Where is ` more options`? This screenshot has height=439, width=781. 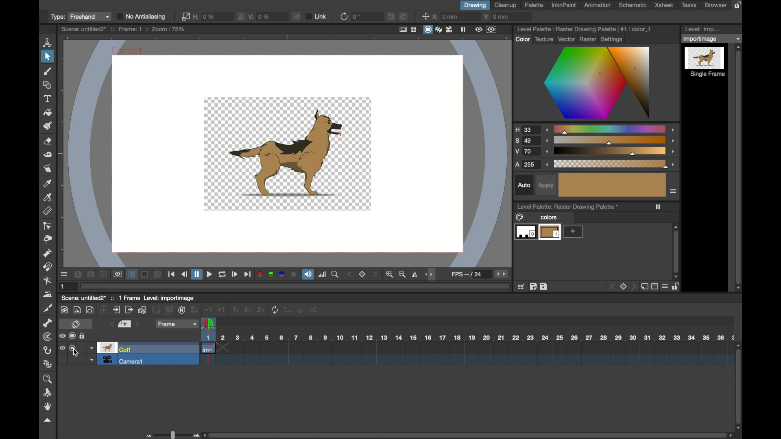
 more options is located at coordinates (64, 274).